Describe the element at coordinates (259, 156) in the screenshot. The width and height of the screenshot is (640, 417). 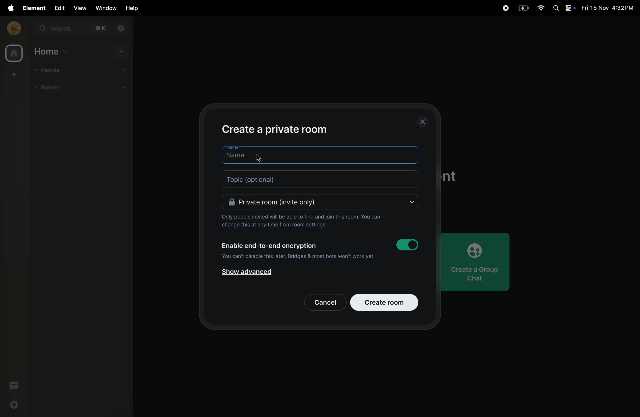
I see `cursor` at that location.